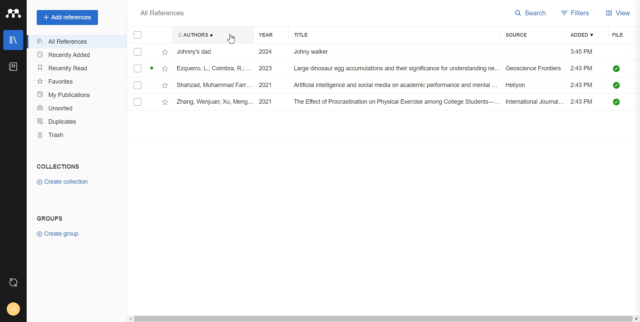 The height and width of the screenshot is (322, 640). Describe the element at coordinates (396, 69) in the screenshot. I see `Large dinosaur egg accumulation and their significance for understanding` at that location.